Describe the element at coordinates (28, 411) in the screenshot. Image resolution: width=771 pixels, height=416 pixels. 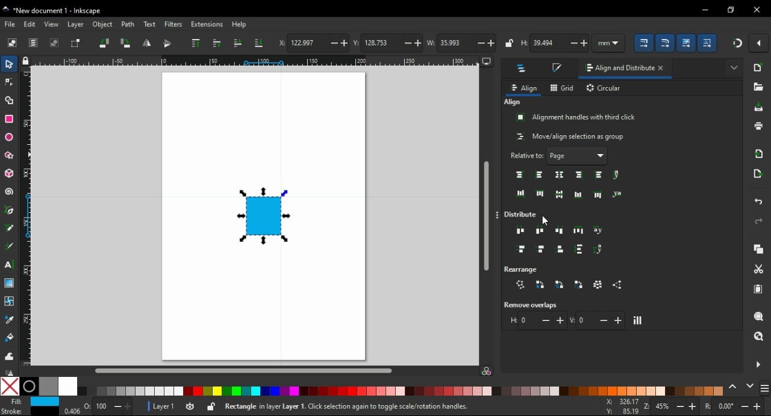
I see `stroke color` at that location.